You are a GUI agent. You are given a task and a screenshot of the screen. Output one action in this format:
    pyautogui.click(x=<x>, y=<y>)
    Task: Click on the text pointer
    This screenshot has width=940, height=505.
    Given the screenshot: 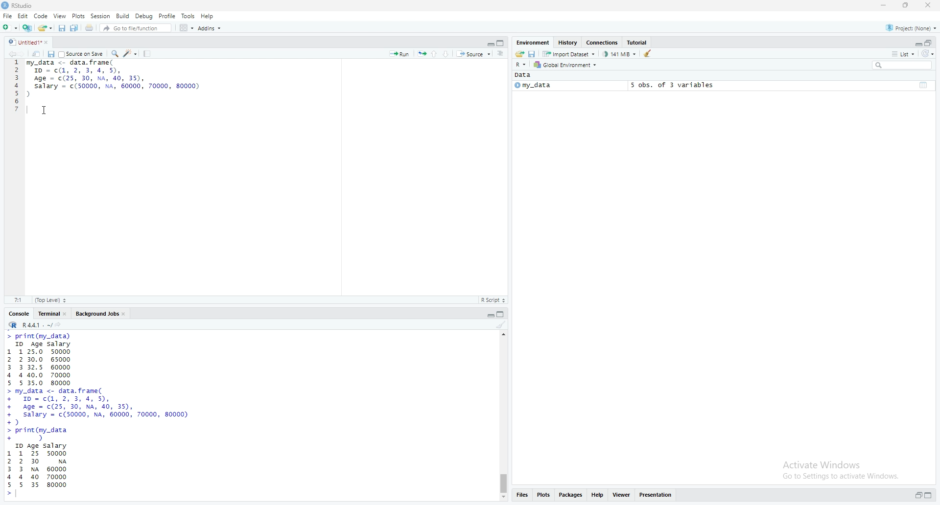 What is the action you would take?
    pyautogui.click(x=31, y=110)
    